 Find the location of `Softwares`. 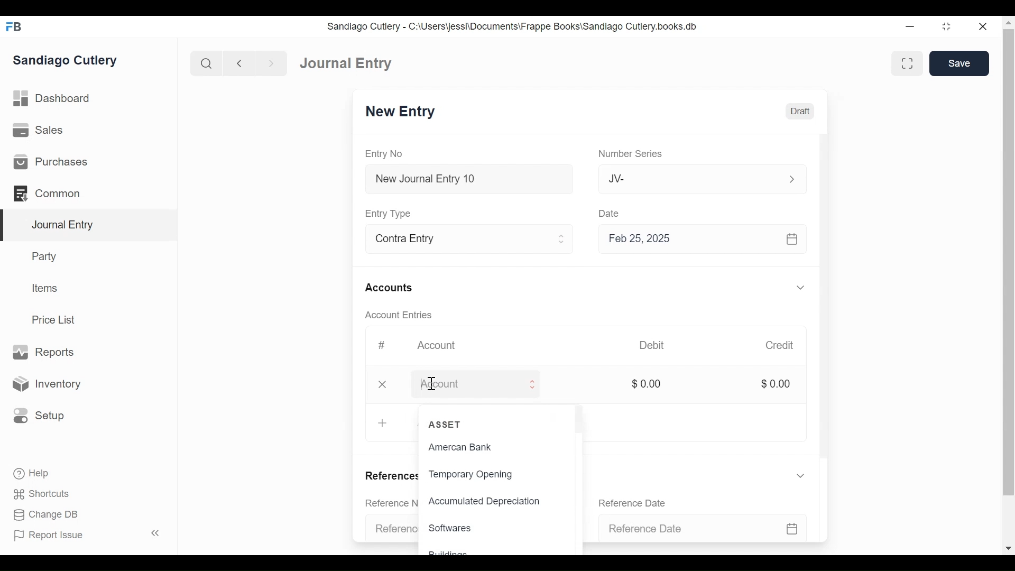

Softwares is located at coordinates (452, 528).